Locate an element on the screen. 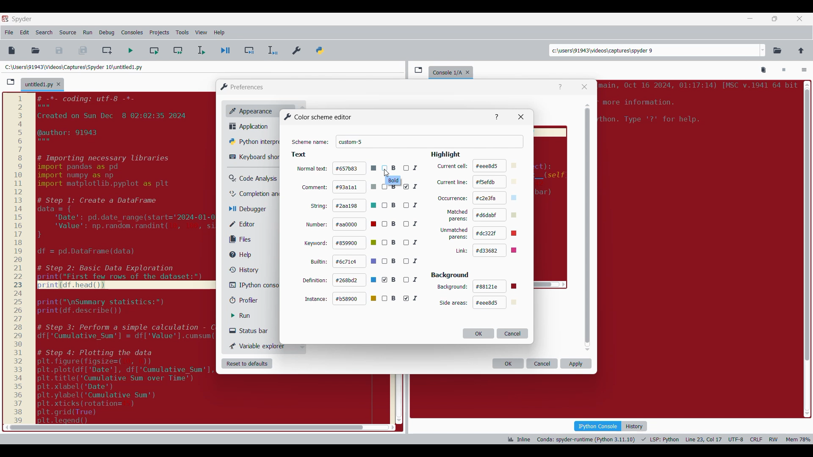 Image resolution: width=813 pixels, height=457 pixels. Browse a working directory is located at coordinates (777, 50).